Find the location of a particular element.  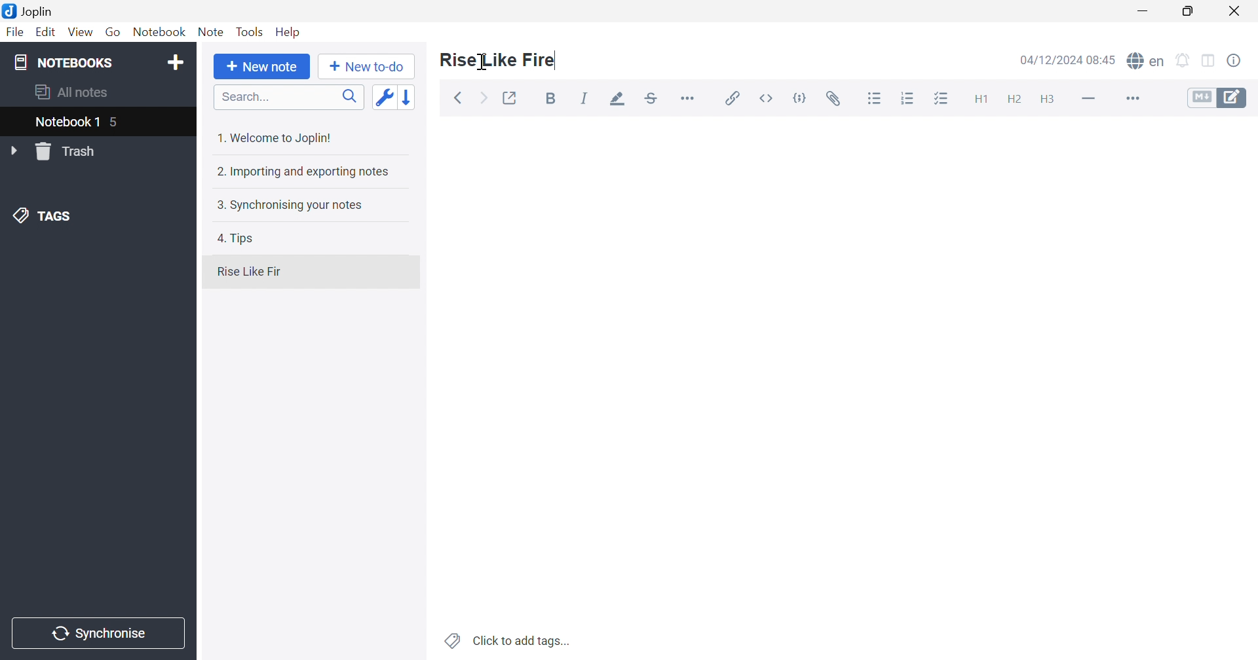

Restore Down is located at coordinates (1191, 12).